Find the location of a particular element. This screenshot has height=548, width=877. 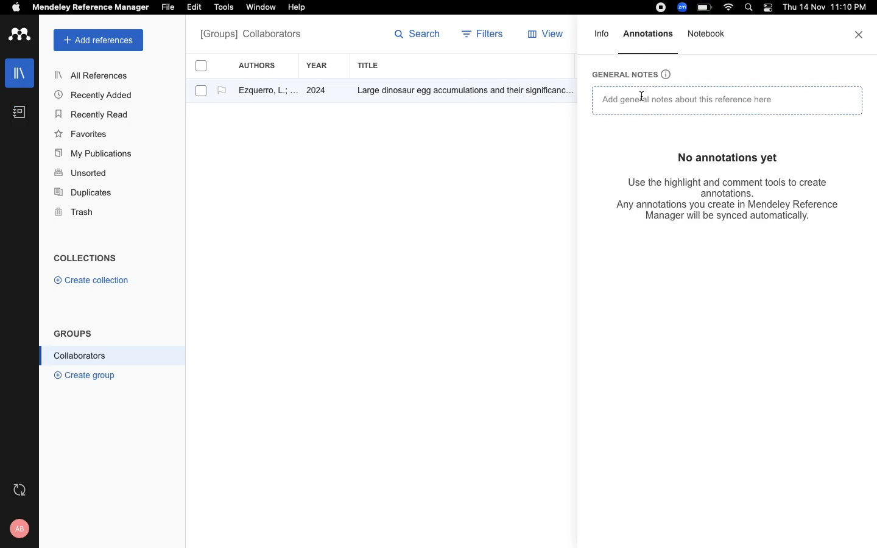

My Publications is located at coordinates (94, 155).